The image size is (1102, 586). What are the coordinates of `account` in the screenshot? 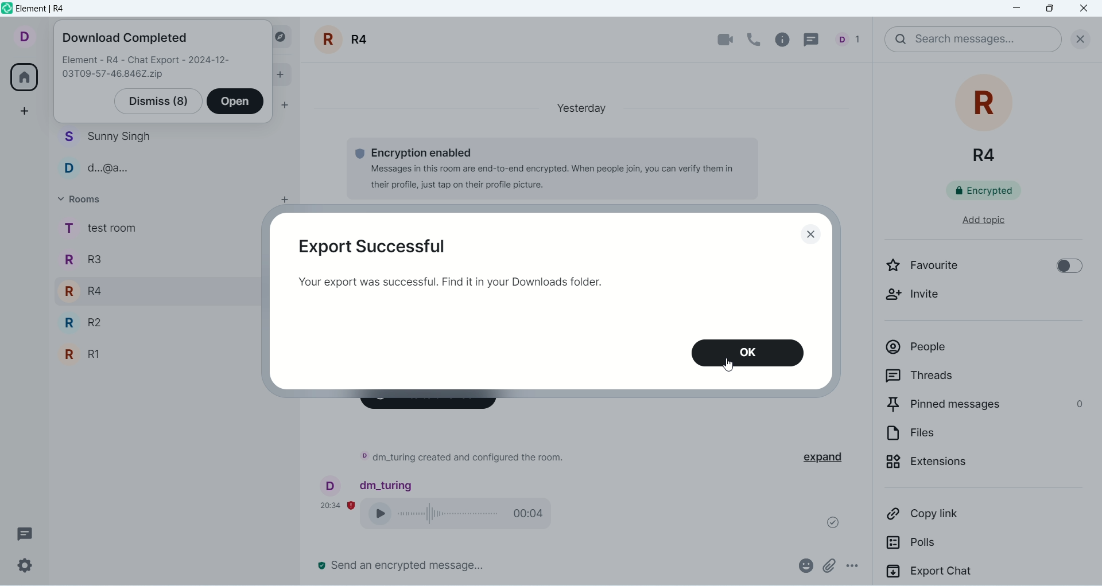 It's located at (23, 36).